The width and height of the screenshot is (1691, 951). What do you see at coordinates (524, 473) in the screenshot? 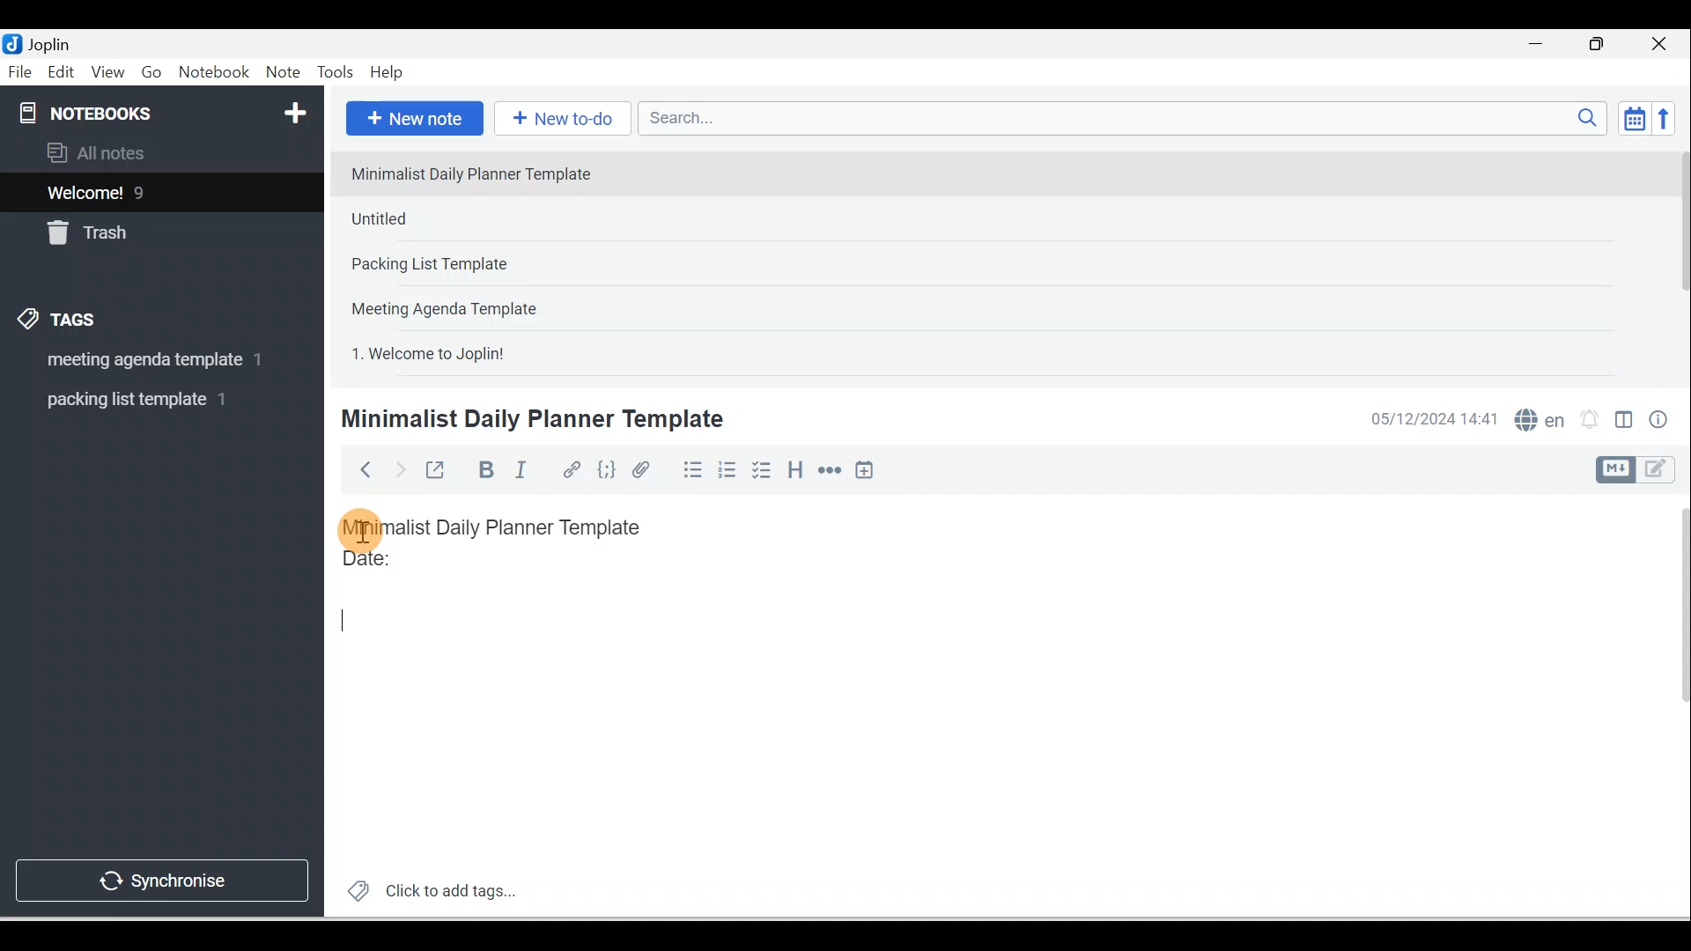
I see `Italic` at bounding box center [524, 473].